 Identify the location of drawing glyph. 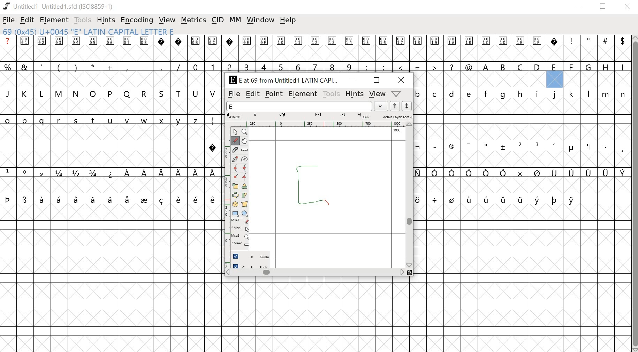
(314, 182).